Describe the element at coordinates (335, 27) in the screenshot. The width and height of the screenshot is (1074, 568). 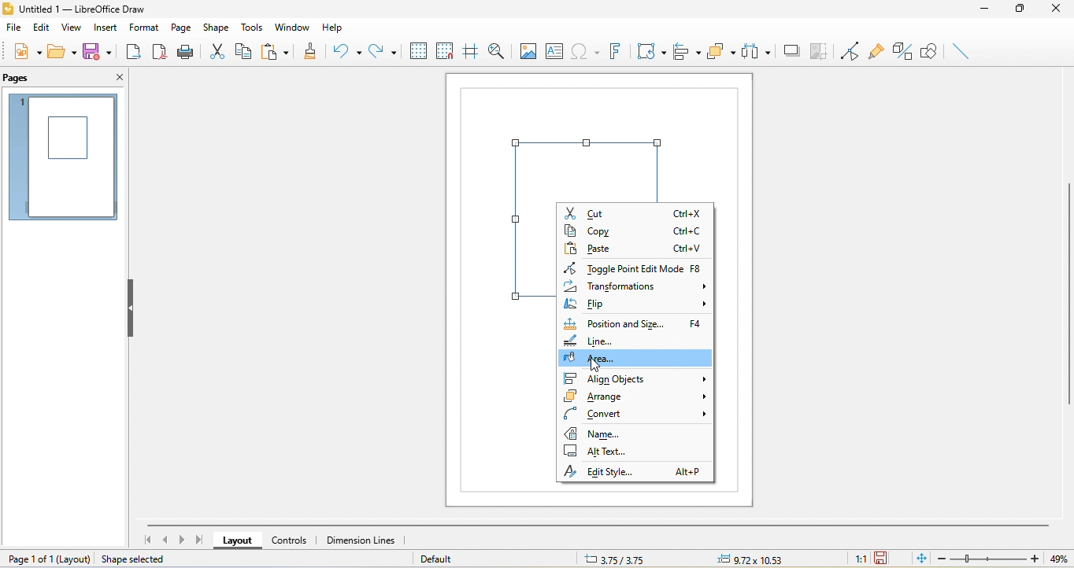
I see `help` at that location.